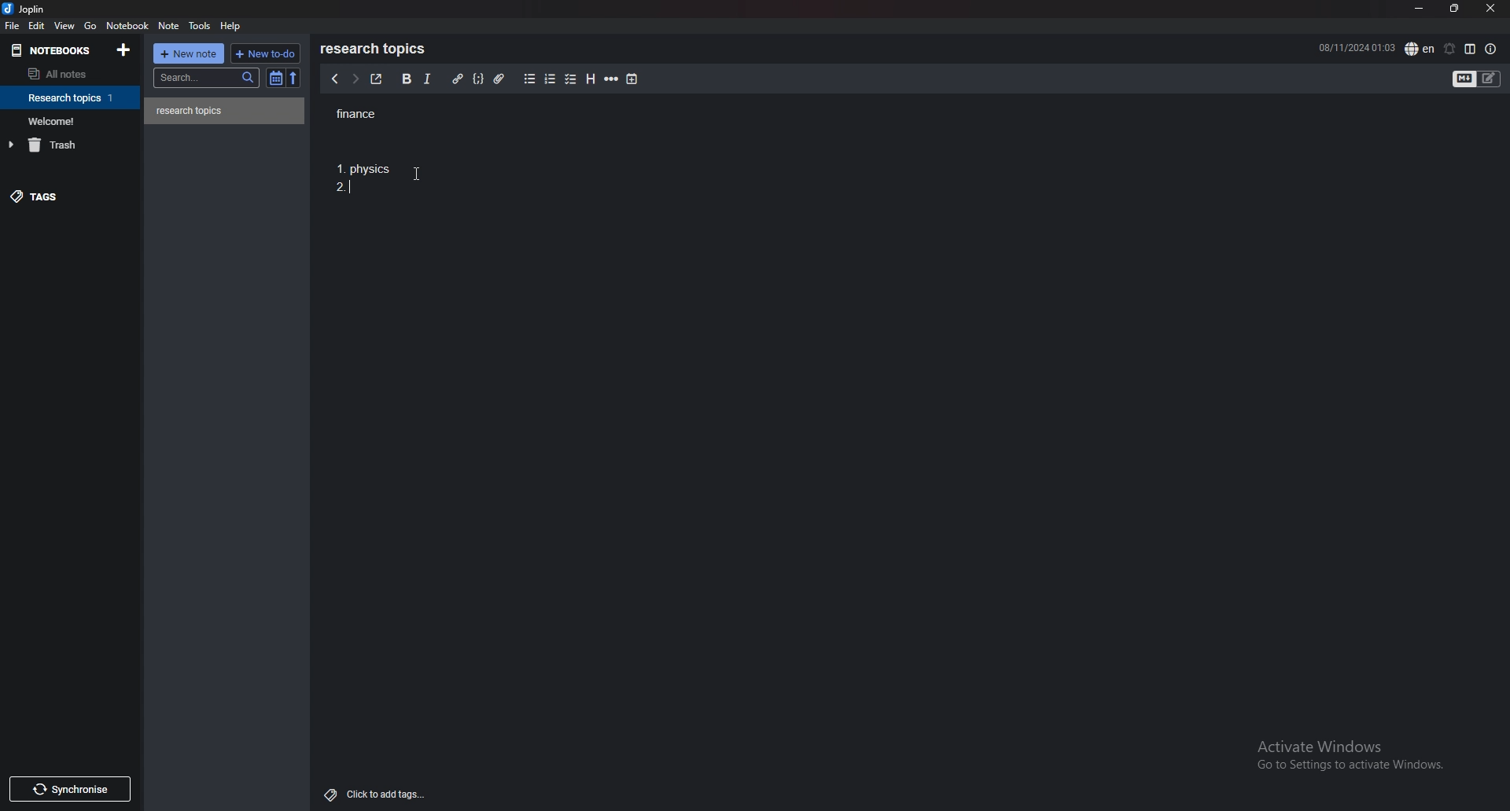  What do you see at coordinates (1470, 49) in the screenshot?
I see `toggle editor layout` at bounding box center [1470, 49].